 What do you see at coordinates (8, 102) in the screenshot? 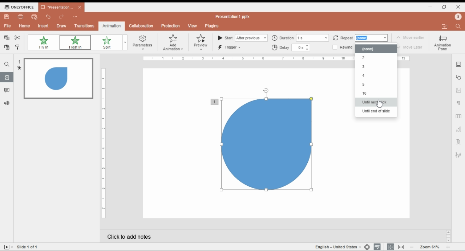
I see `feedback and supportslide ` at bounding box center [8, 102].